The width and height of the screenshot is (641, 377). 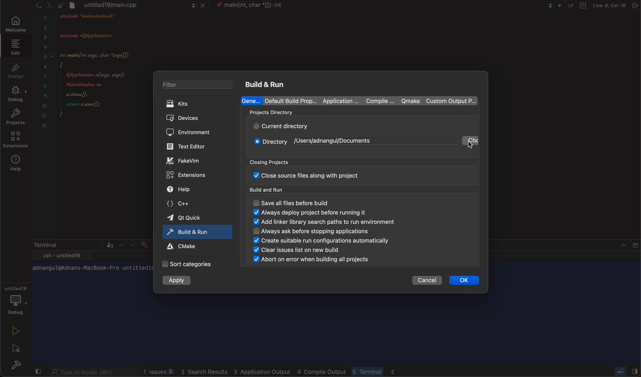 I want to click on close slidebar, so click(x=624, y=371).